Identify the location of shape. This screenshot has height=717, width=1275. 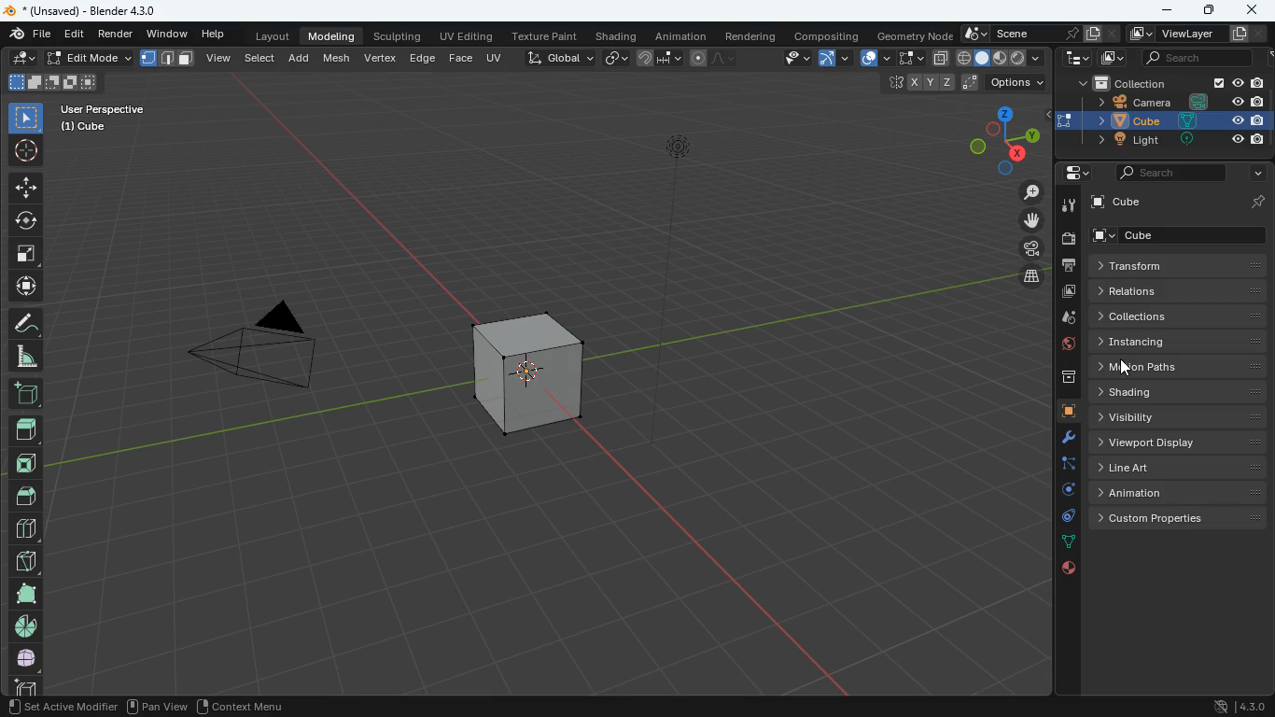
(52, 81).